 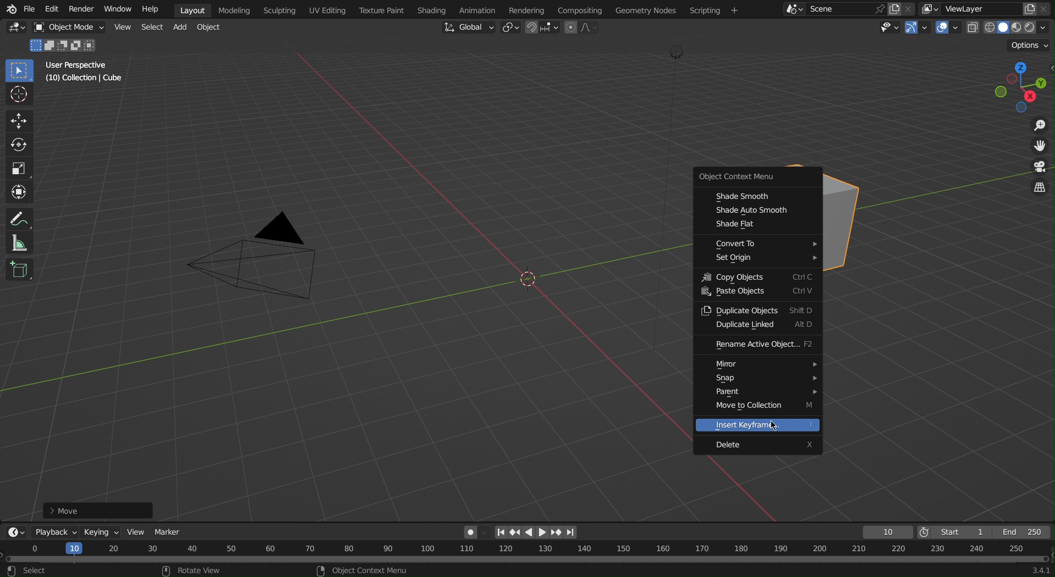 What do you see at coordinates (948, 27) in the screenshot?
I see `Show Overlays` at bounding box center [948, 27].